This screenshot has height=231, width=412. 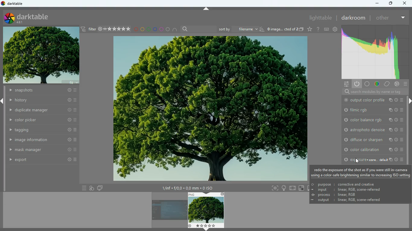 I want to click on blue, so click(x=155, y=29).